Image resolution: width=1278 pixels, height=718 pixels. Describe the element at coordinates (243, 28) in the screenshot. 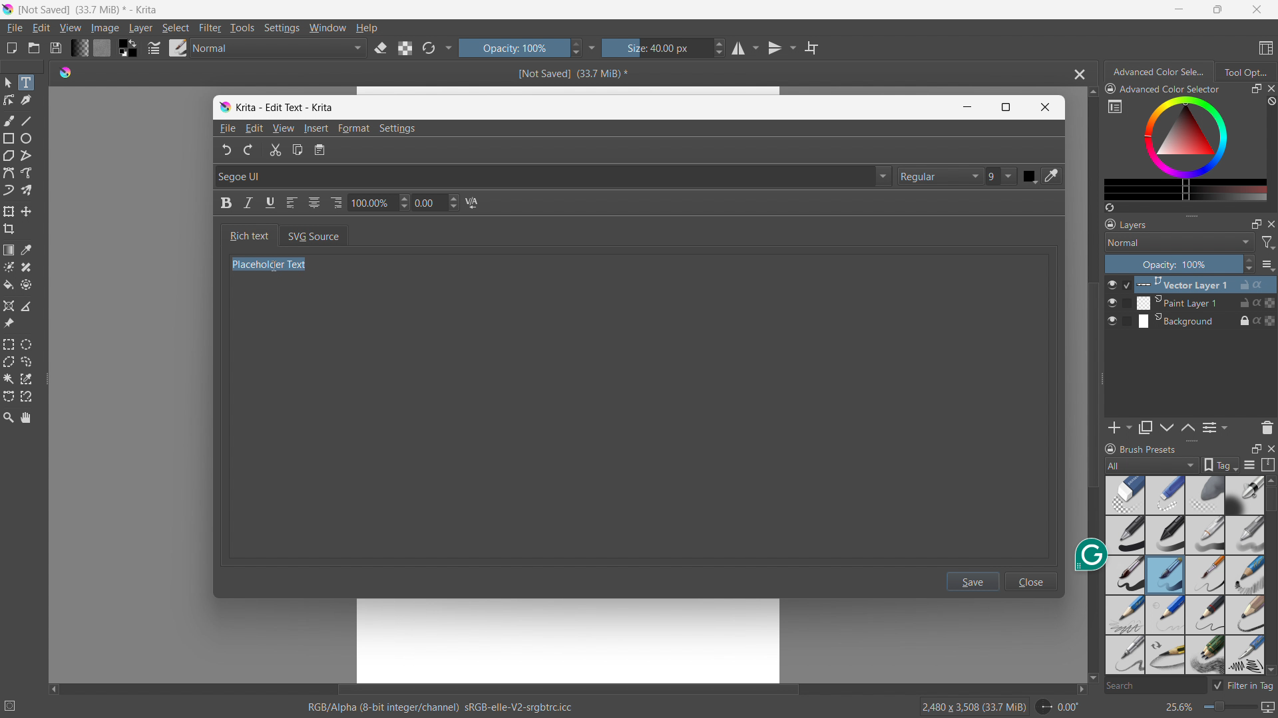

I see `tools` at that location.